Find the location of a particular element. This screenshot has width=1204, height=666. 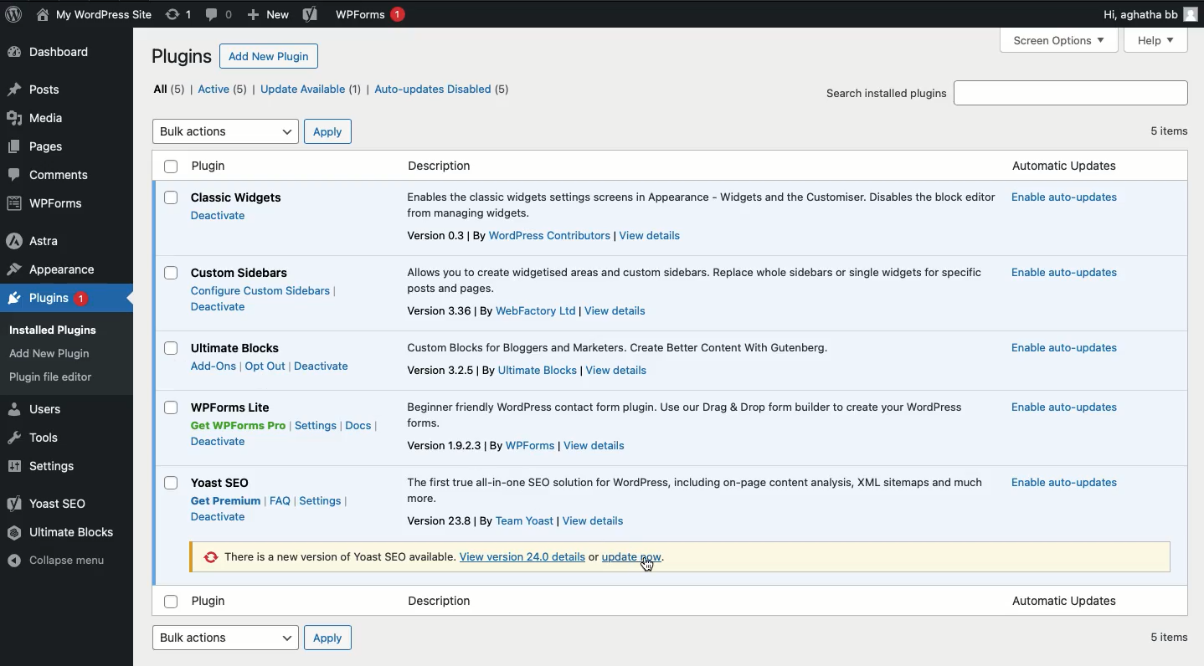

Deactive is located at coordinates (324, 365).